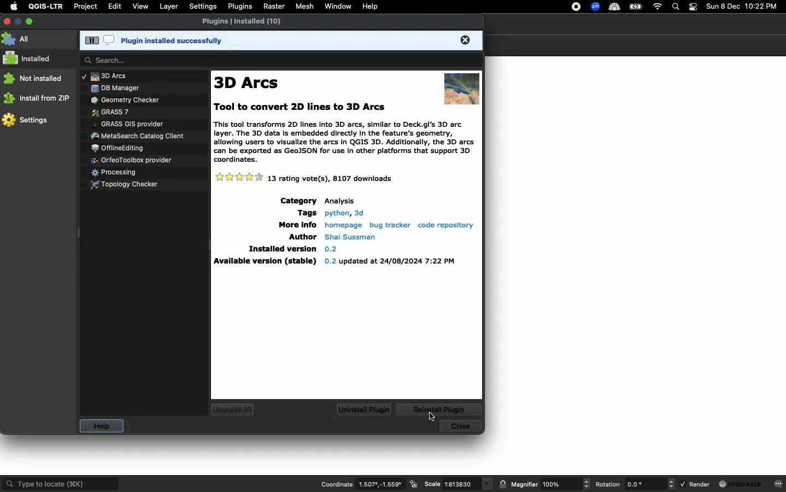 The image size is (786, 492). Describe the element at coordinates (115, 6) in the screenshot. I see `Edit` at that location.